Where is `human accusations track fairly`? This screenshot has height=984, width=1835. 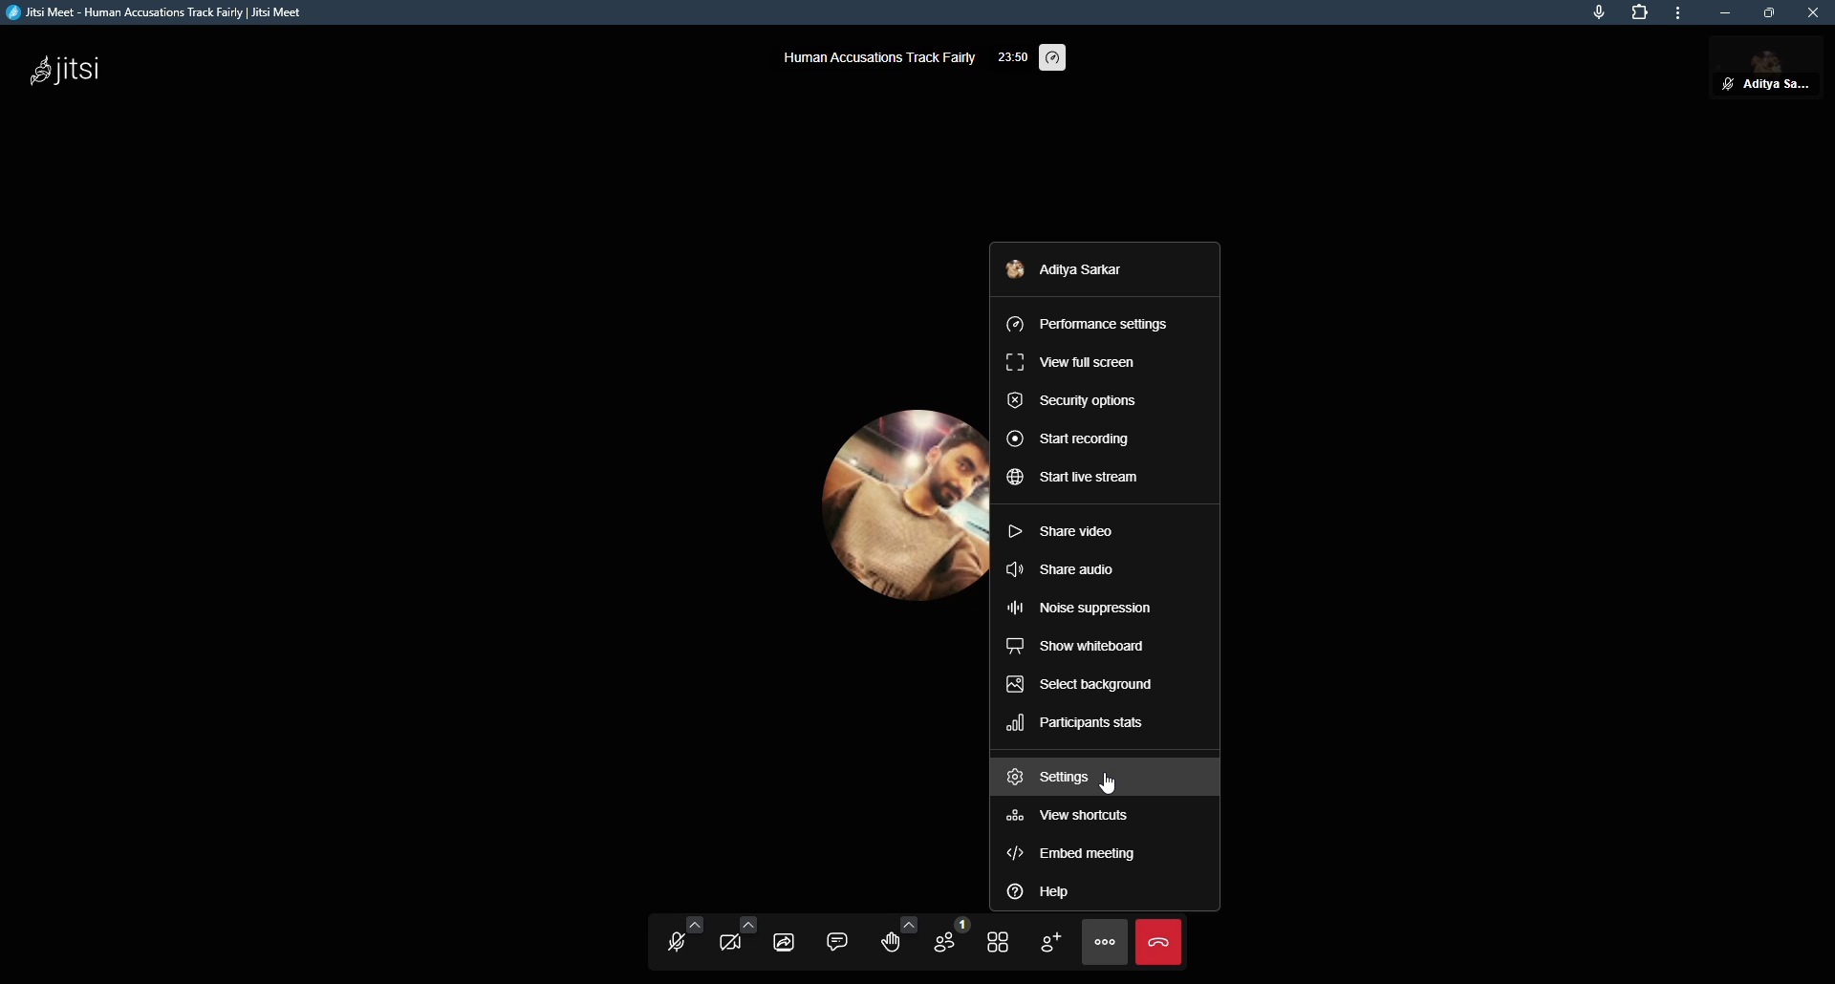
human accusations track fairly is located at coordinates (877, 56).